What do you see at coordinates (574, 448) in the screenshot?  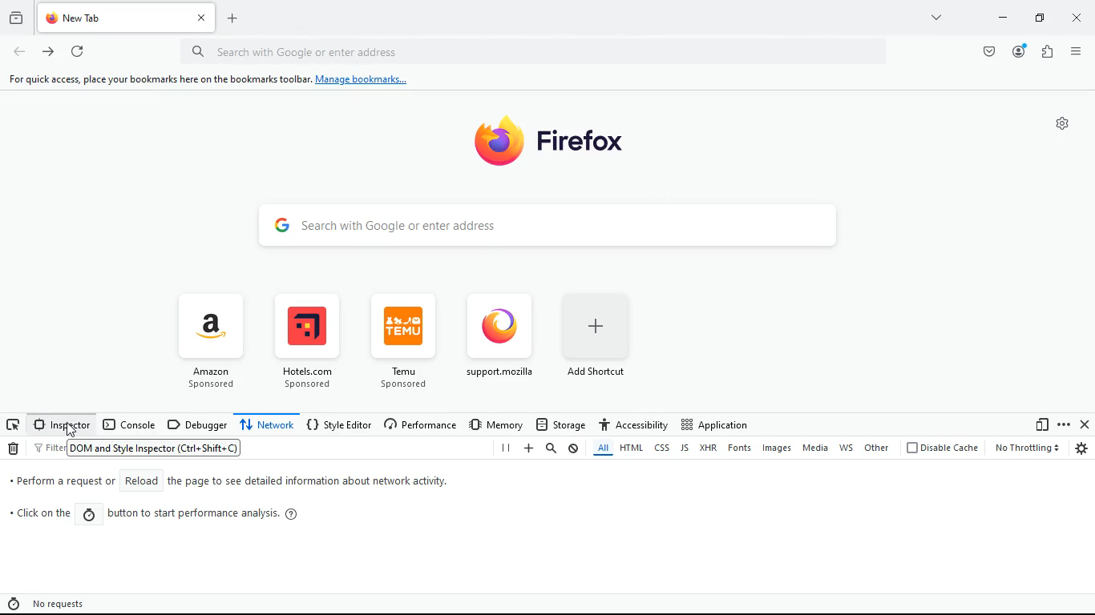 I see `block` at bounding box center [574, 448].